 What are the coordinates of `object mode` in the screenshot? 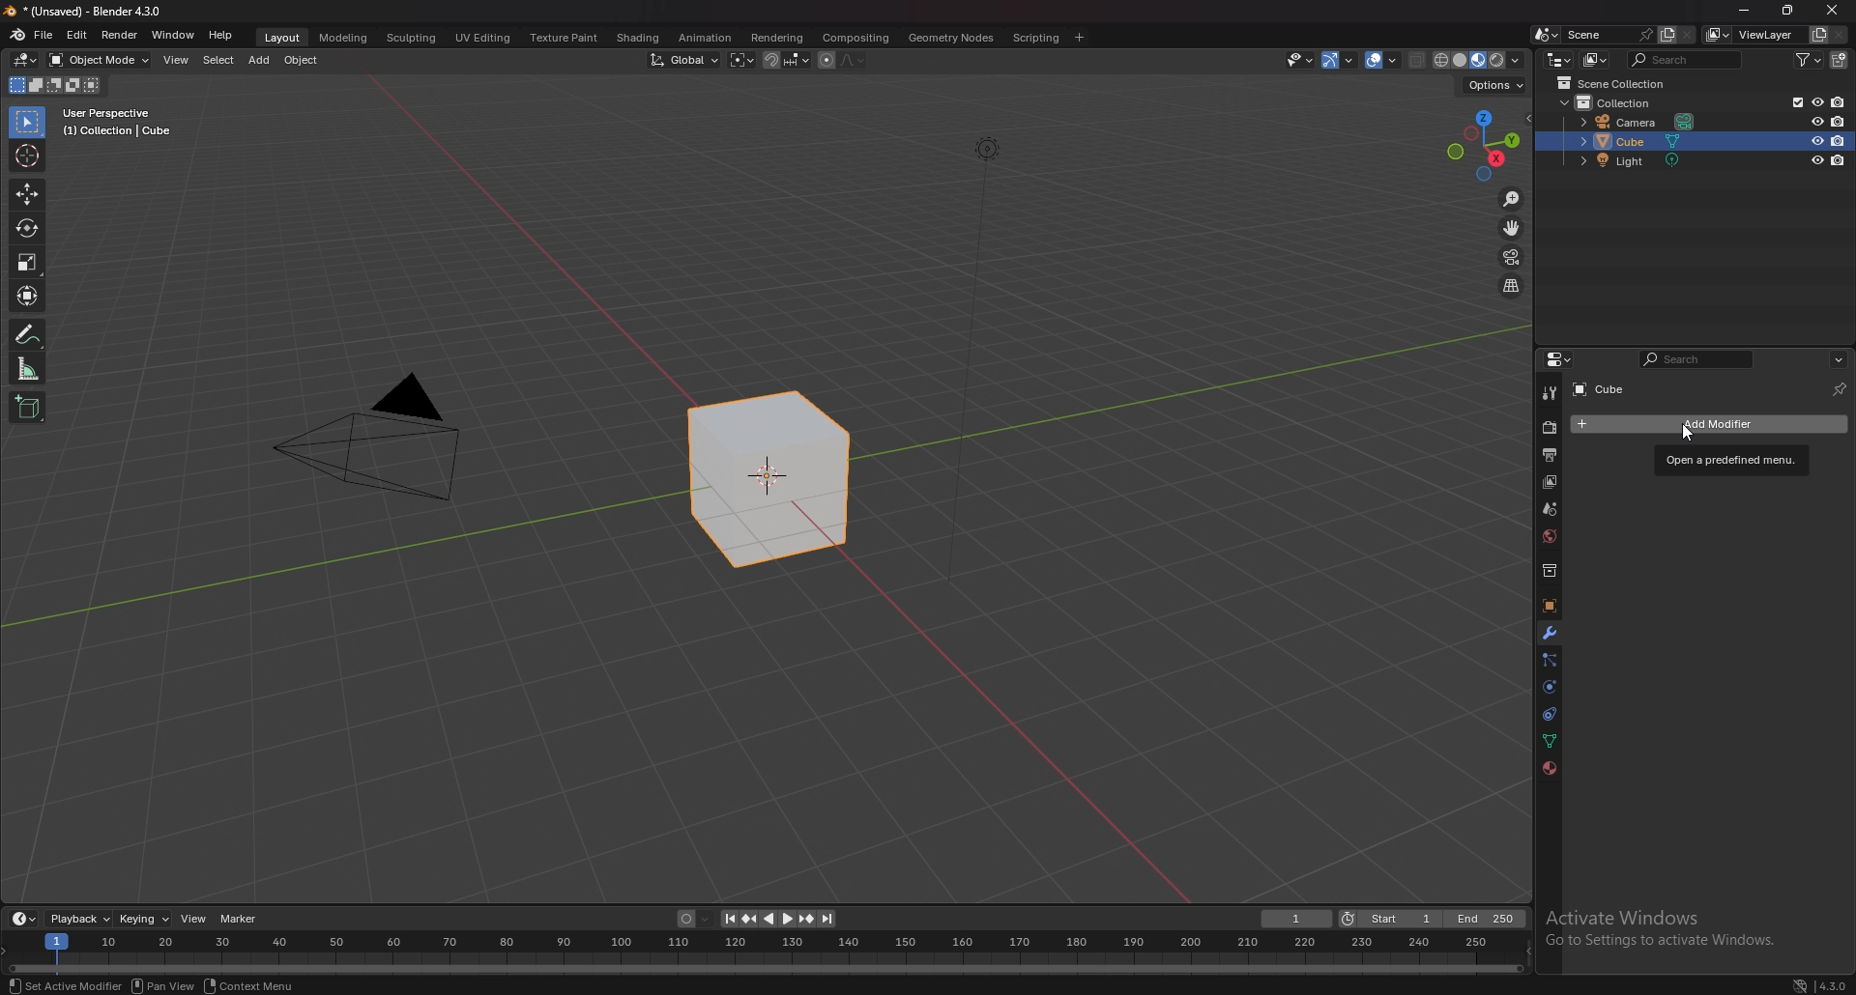 It's located at (100, 59).